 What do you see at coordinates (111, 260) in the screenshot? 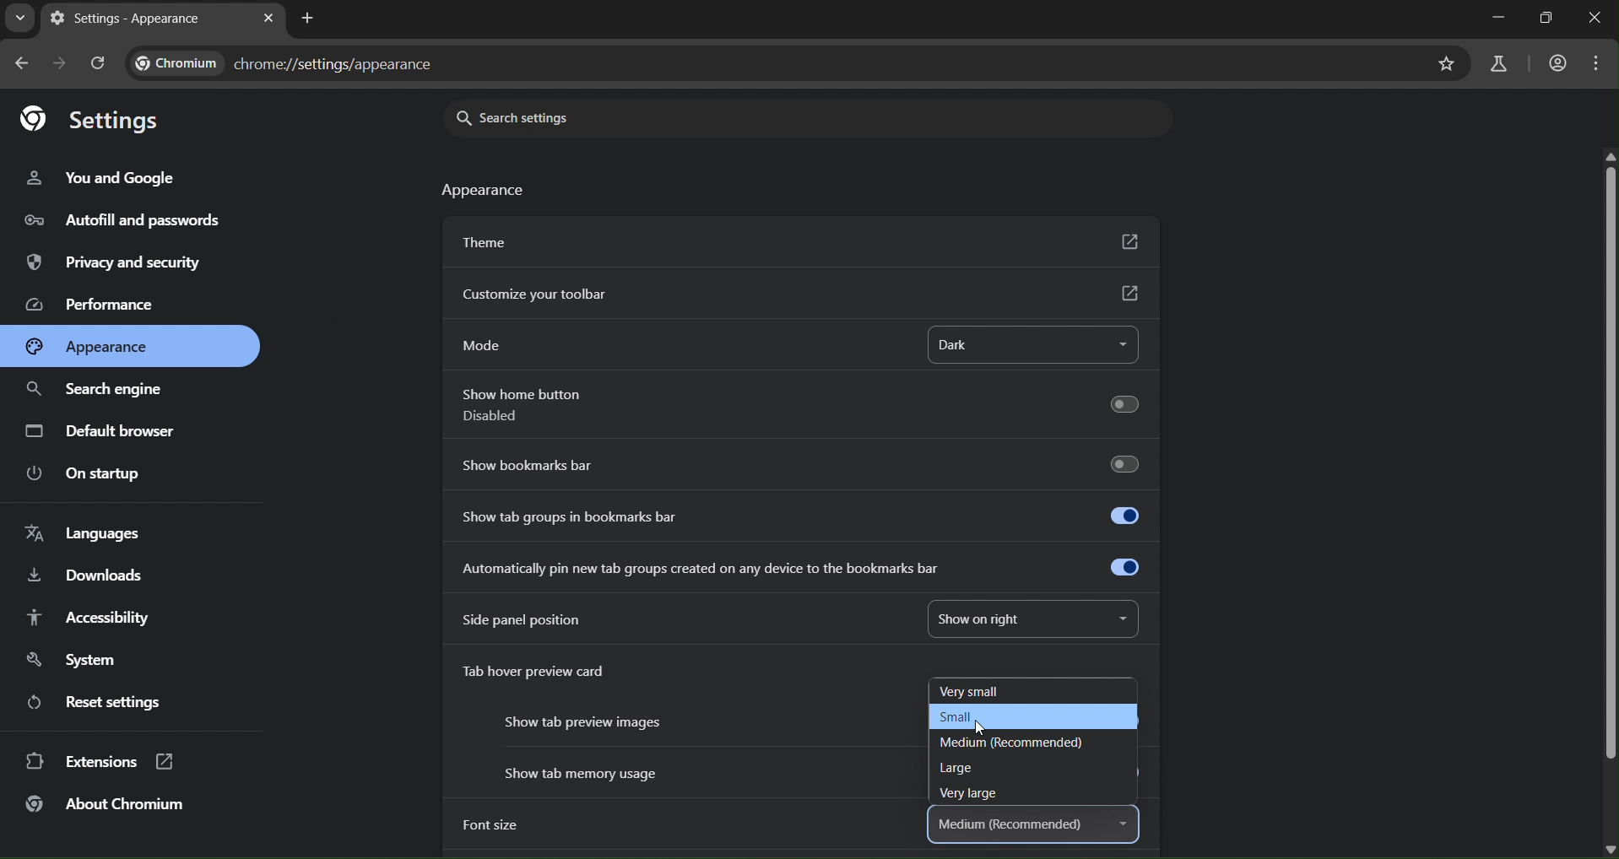
I see `privacy & security` at bounding box center [111, 260].